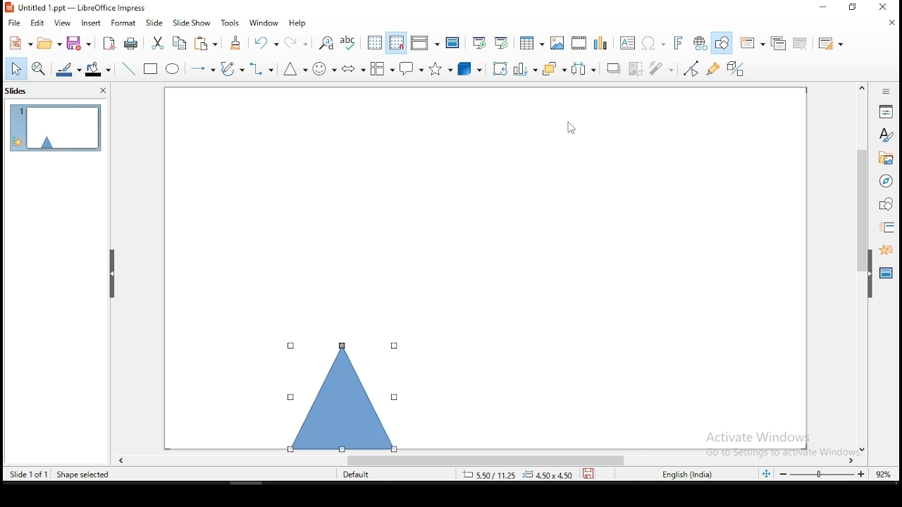  I want to click on navigator, so click(887, 183).